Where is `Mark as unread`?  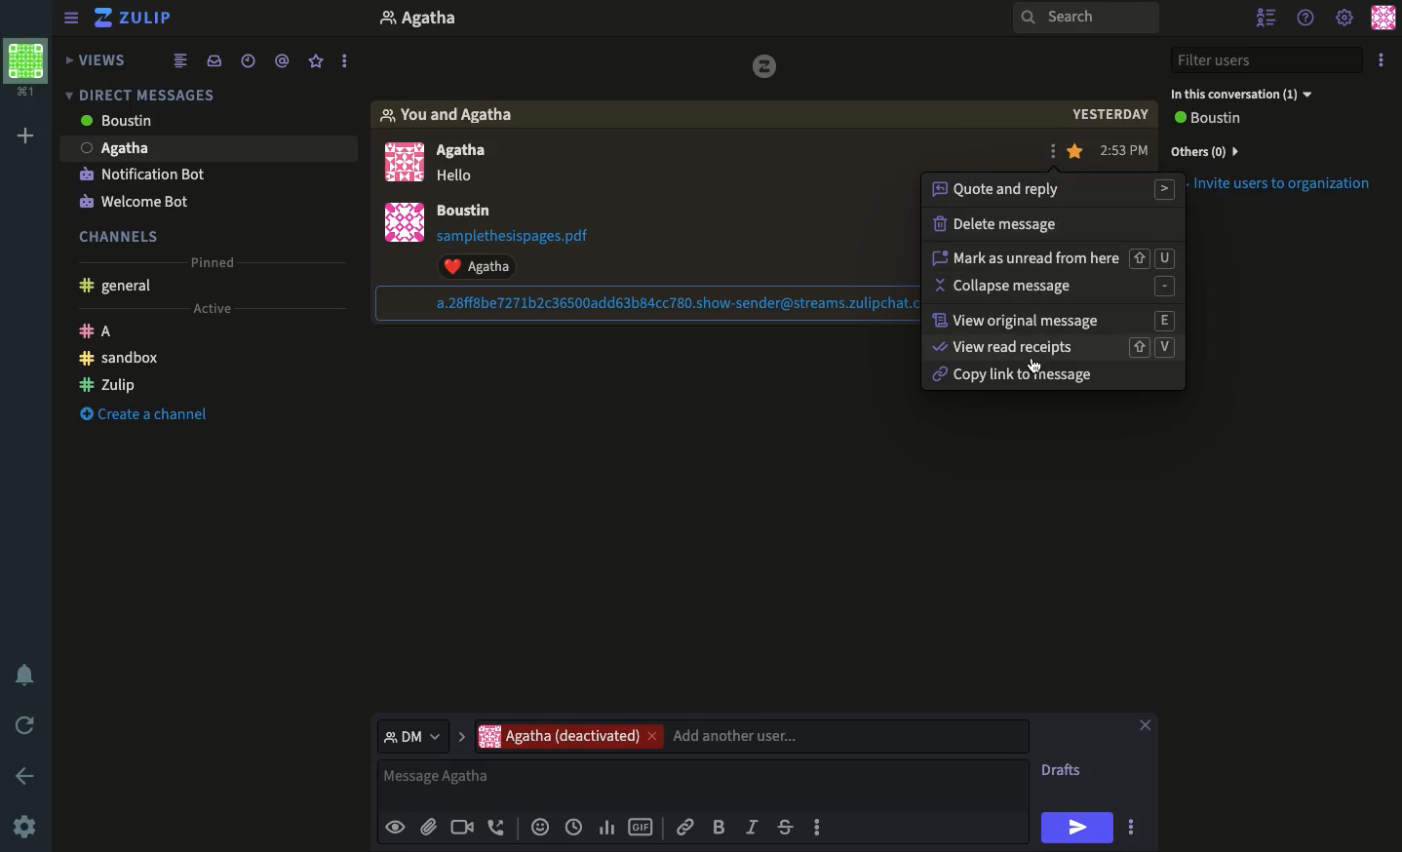 Mark as unread is located at coordinates (1053, 257).